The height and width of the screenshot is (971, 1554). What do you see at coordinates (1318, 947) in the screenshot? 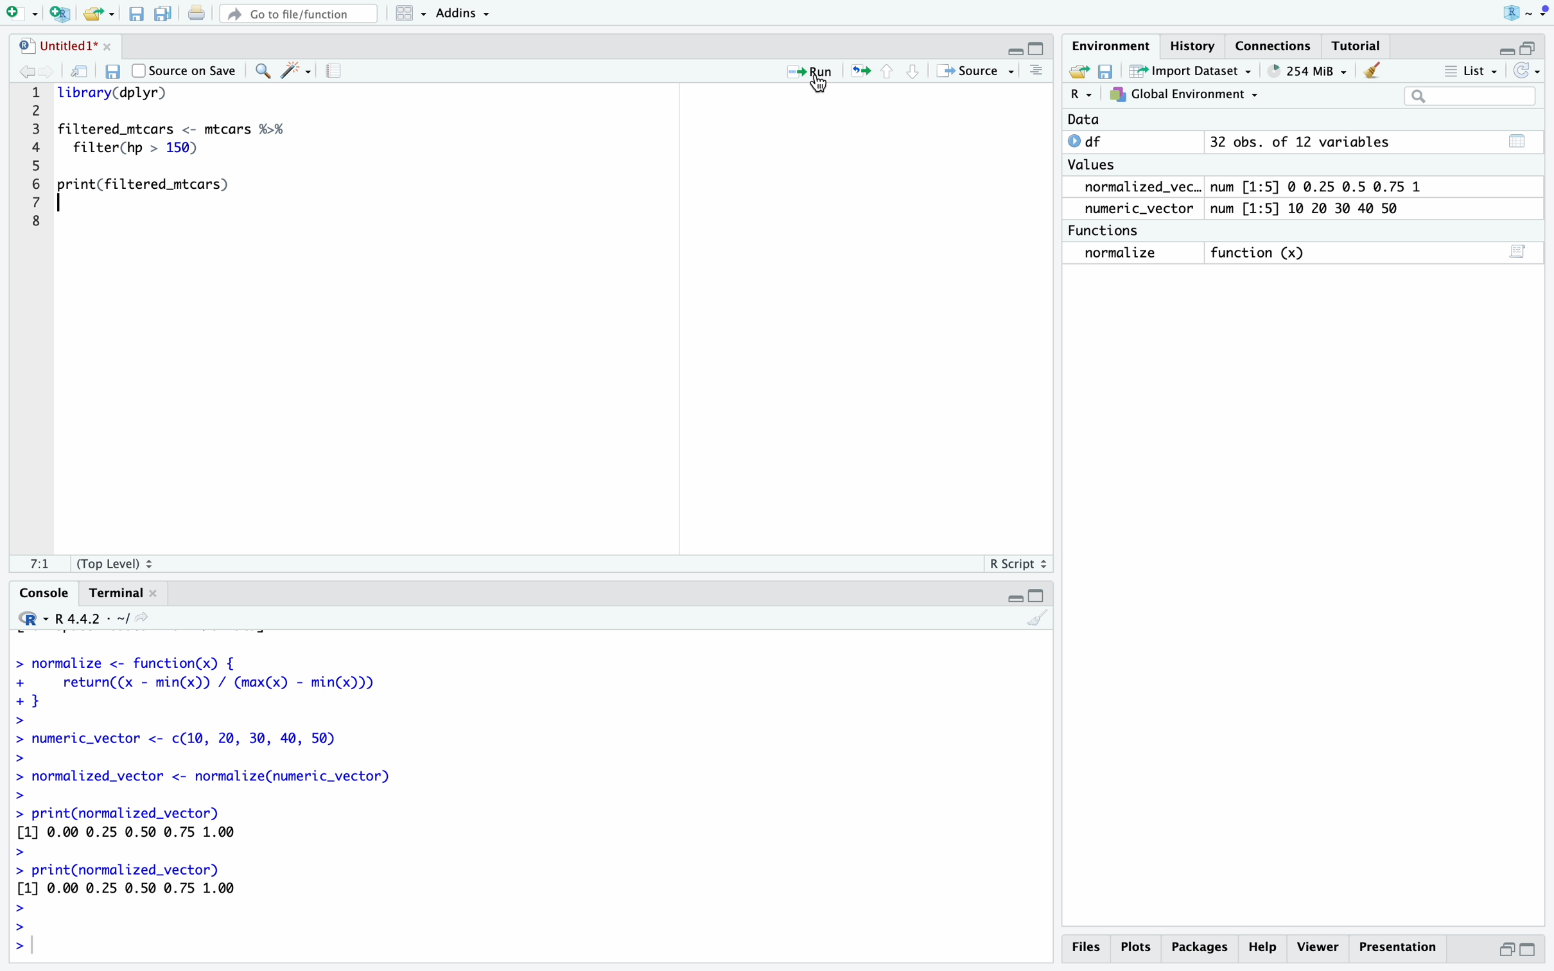
I see `Viewer` at bounding box center [1318, 947].